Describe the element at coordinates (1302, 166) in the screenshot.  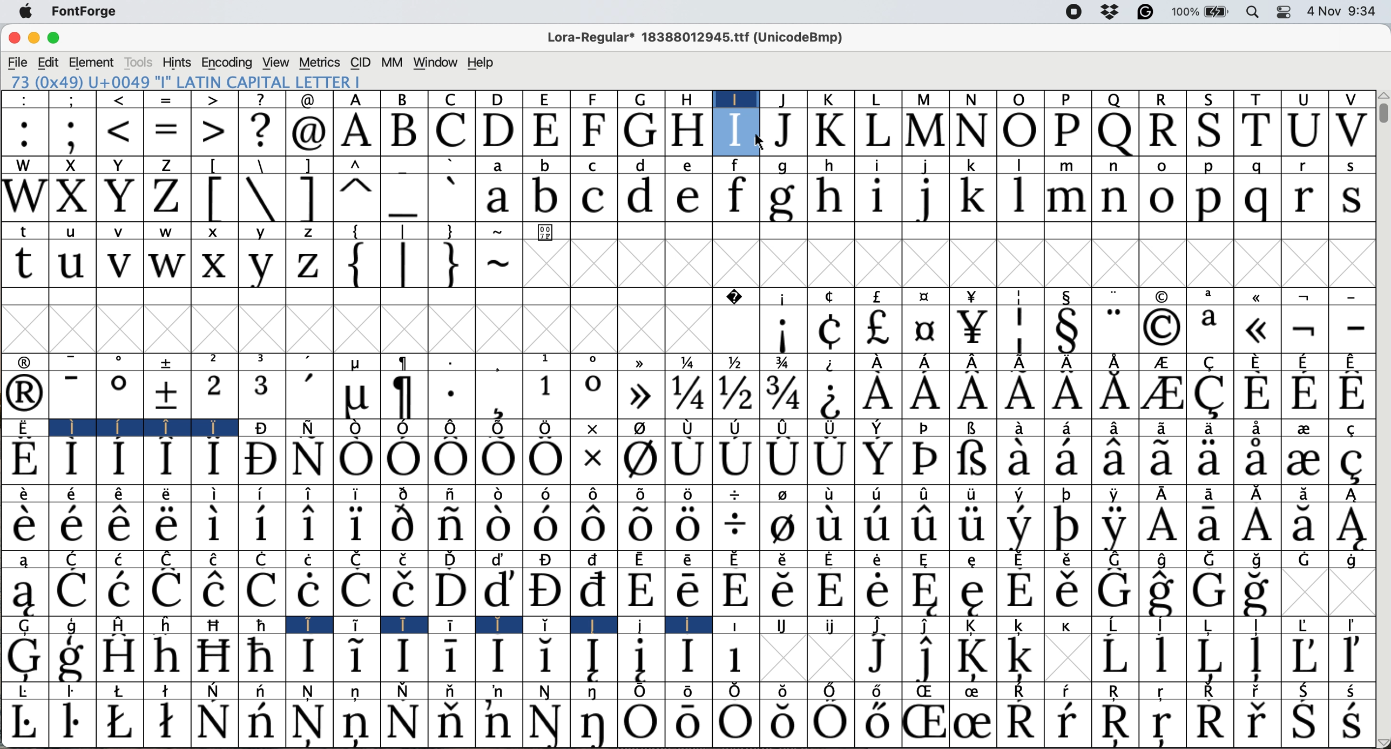
I see `r` at that location.